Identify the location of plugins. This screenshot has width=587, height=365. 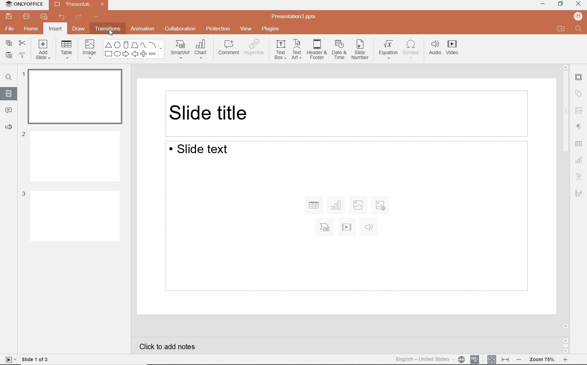
(273, 29).